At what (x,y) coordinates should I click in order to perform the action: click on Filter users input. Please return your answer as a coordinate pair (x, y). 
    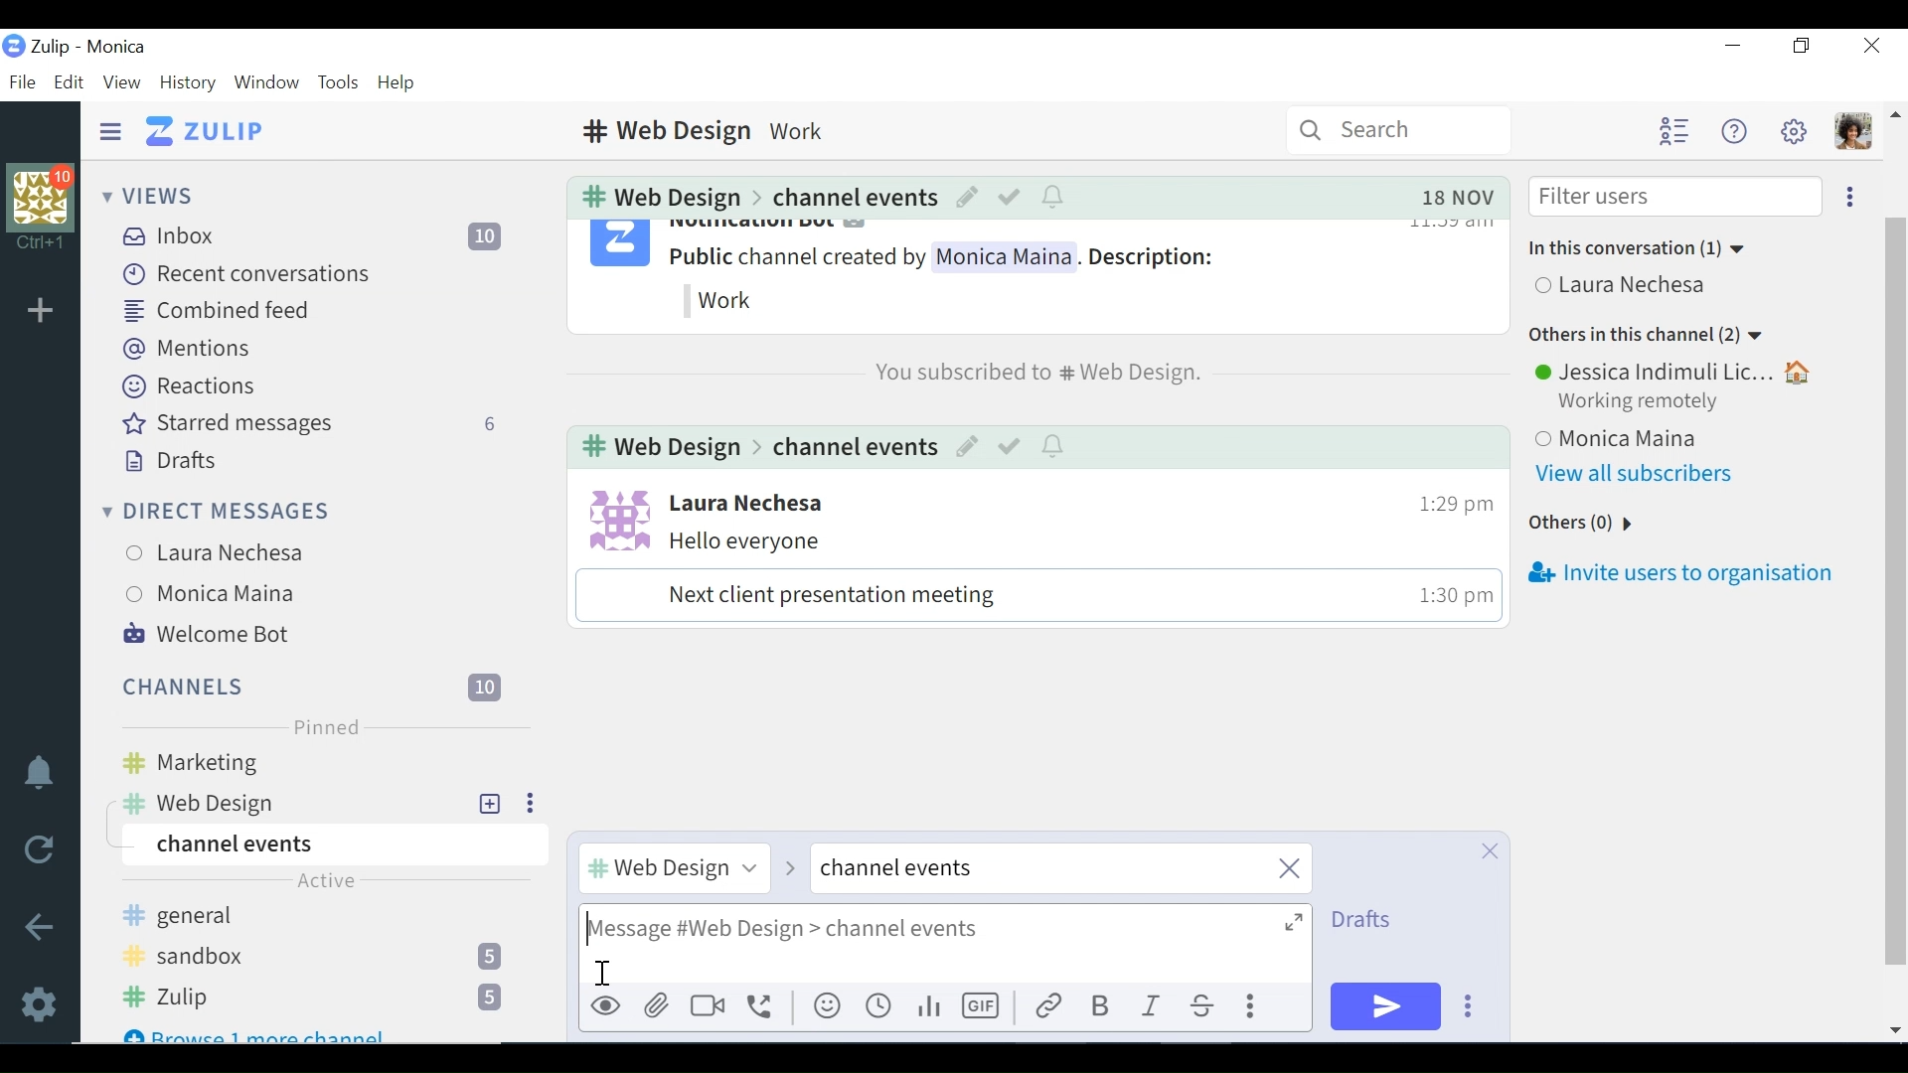
    Looking at the image, I should click on (1673, 198).